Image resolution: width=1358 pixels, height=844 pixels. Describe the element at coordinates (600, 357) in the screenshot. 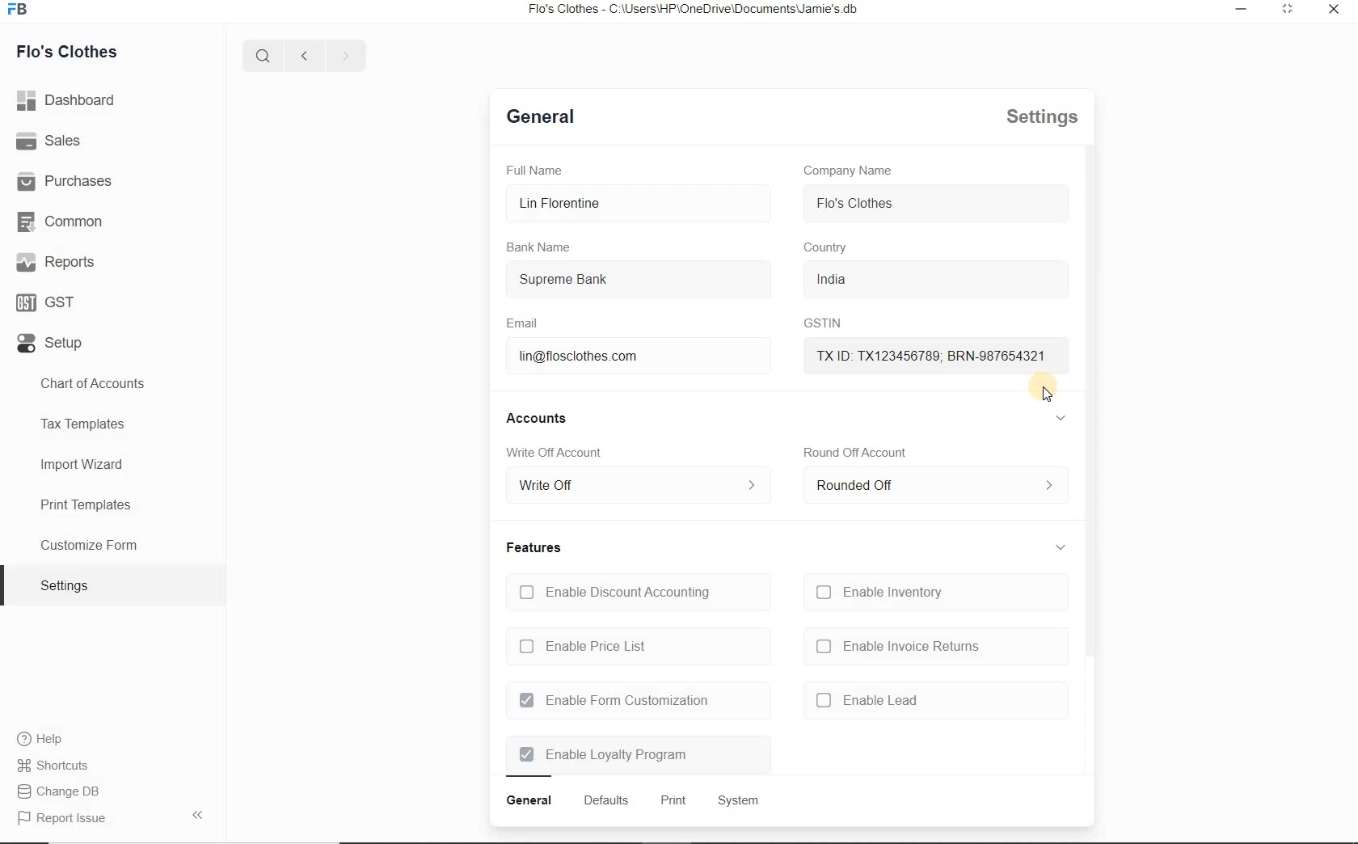

I see `lin@flosclothes.com` at that location.